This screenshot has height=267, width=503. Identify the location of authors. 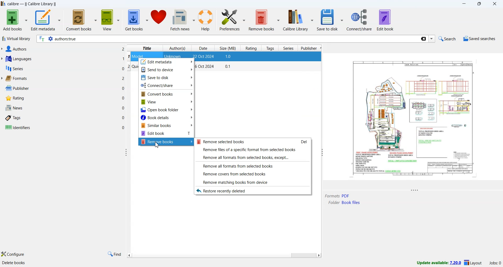
(15, 49).